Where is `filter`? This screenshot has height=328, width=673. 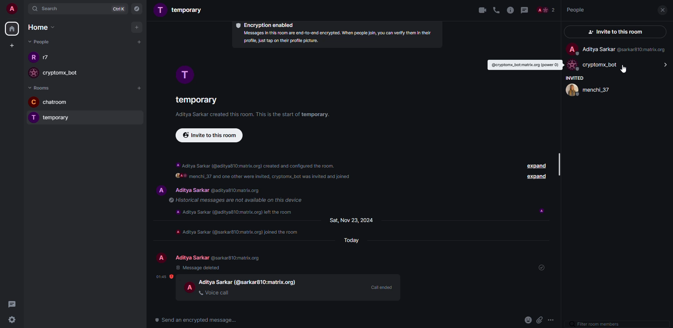
filter is located at coordinates (596, 324).